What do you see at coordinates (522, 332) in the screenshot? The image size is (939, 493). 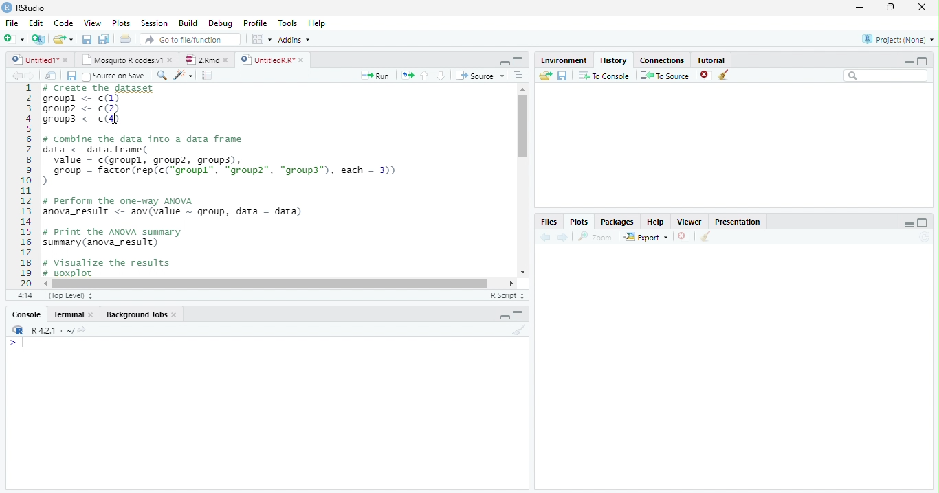 I see `Clear console` at bounding box center [522, 332].